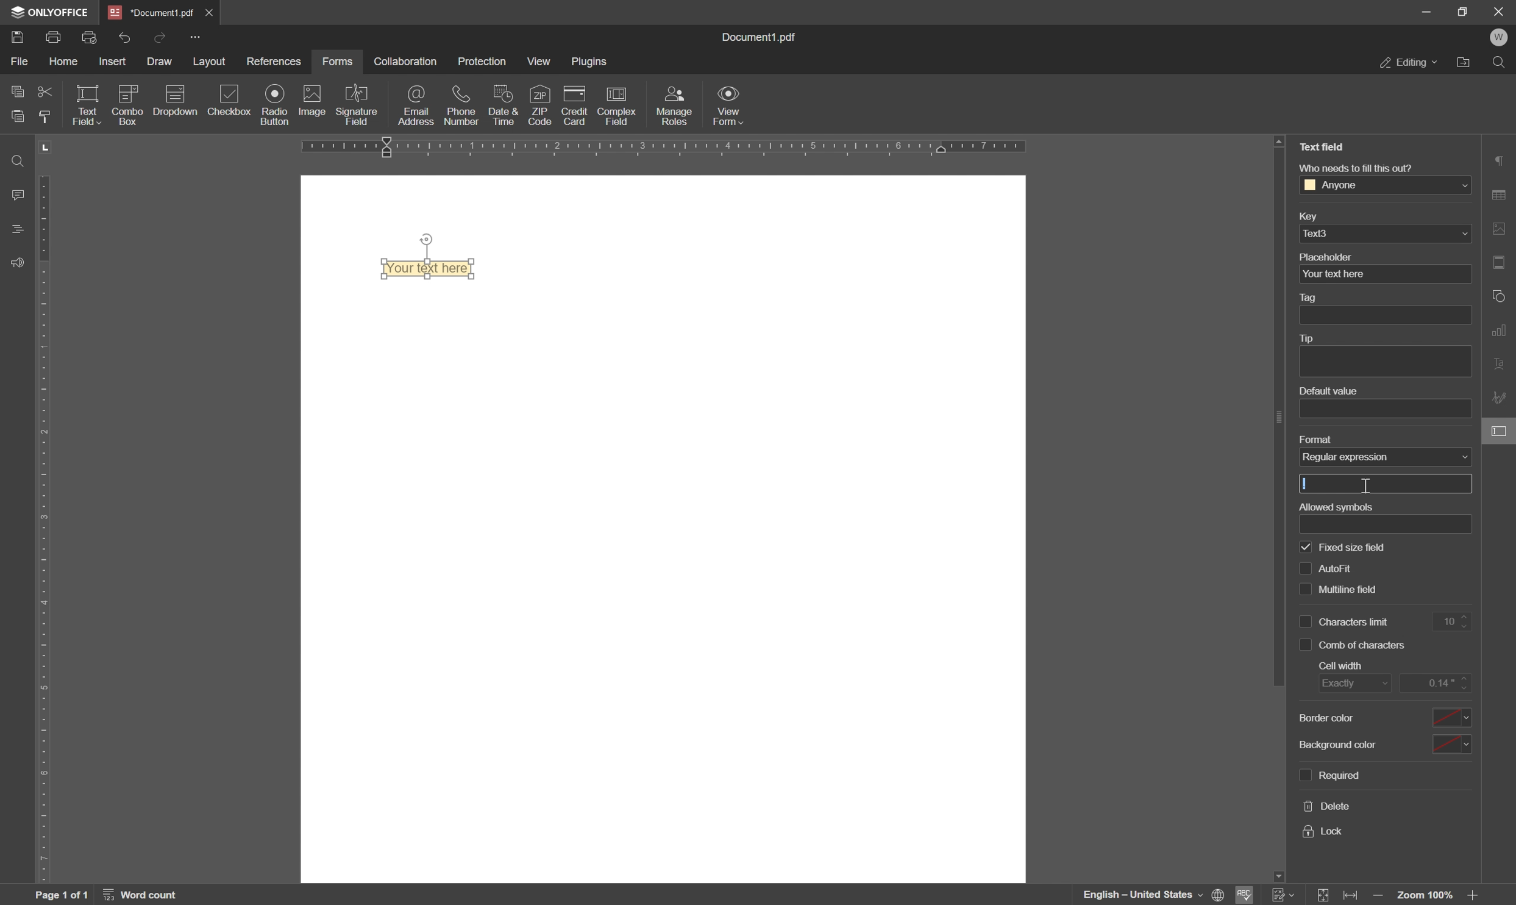 The height and width of the screenshot is (905, 1516). I want to click on zoom in, so click(1475, 896).